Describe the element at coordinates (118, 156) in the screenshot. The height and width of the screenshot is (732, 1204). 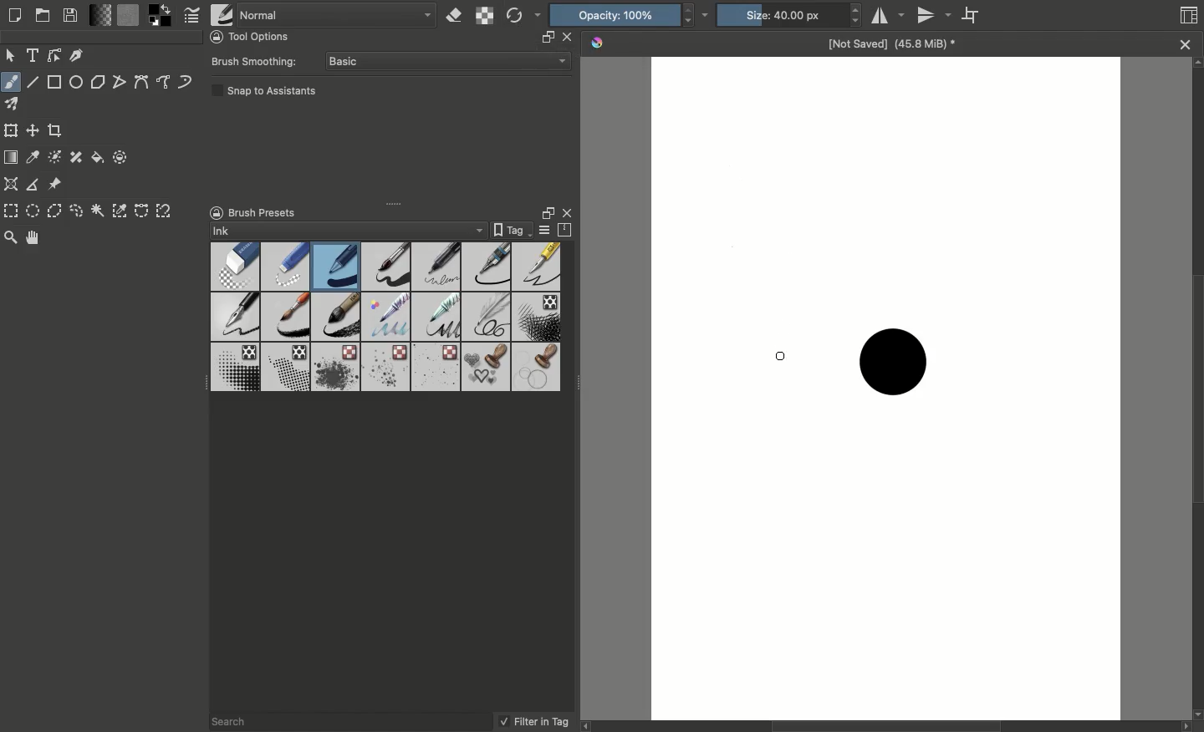
I see `Enclose and fill ` at that location.